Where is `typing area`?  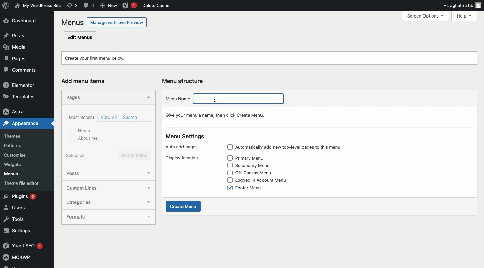
typing area is located at coordinates (242, 98).